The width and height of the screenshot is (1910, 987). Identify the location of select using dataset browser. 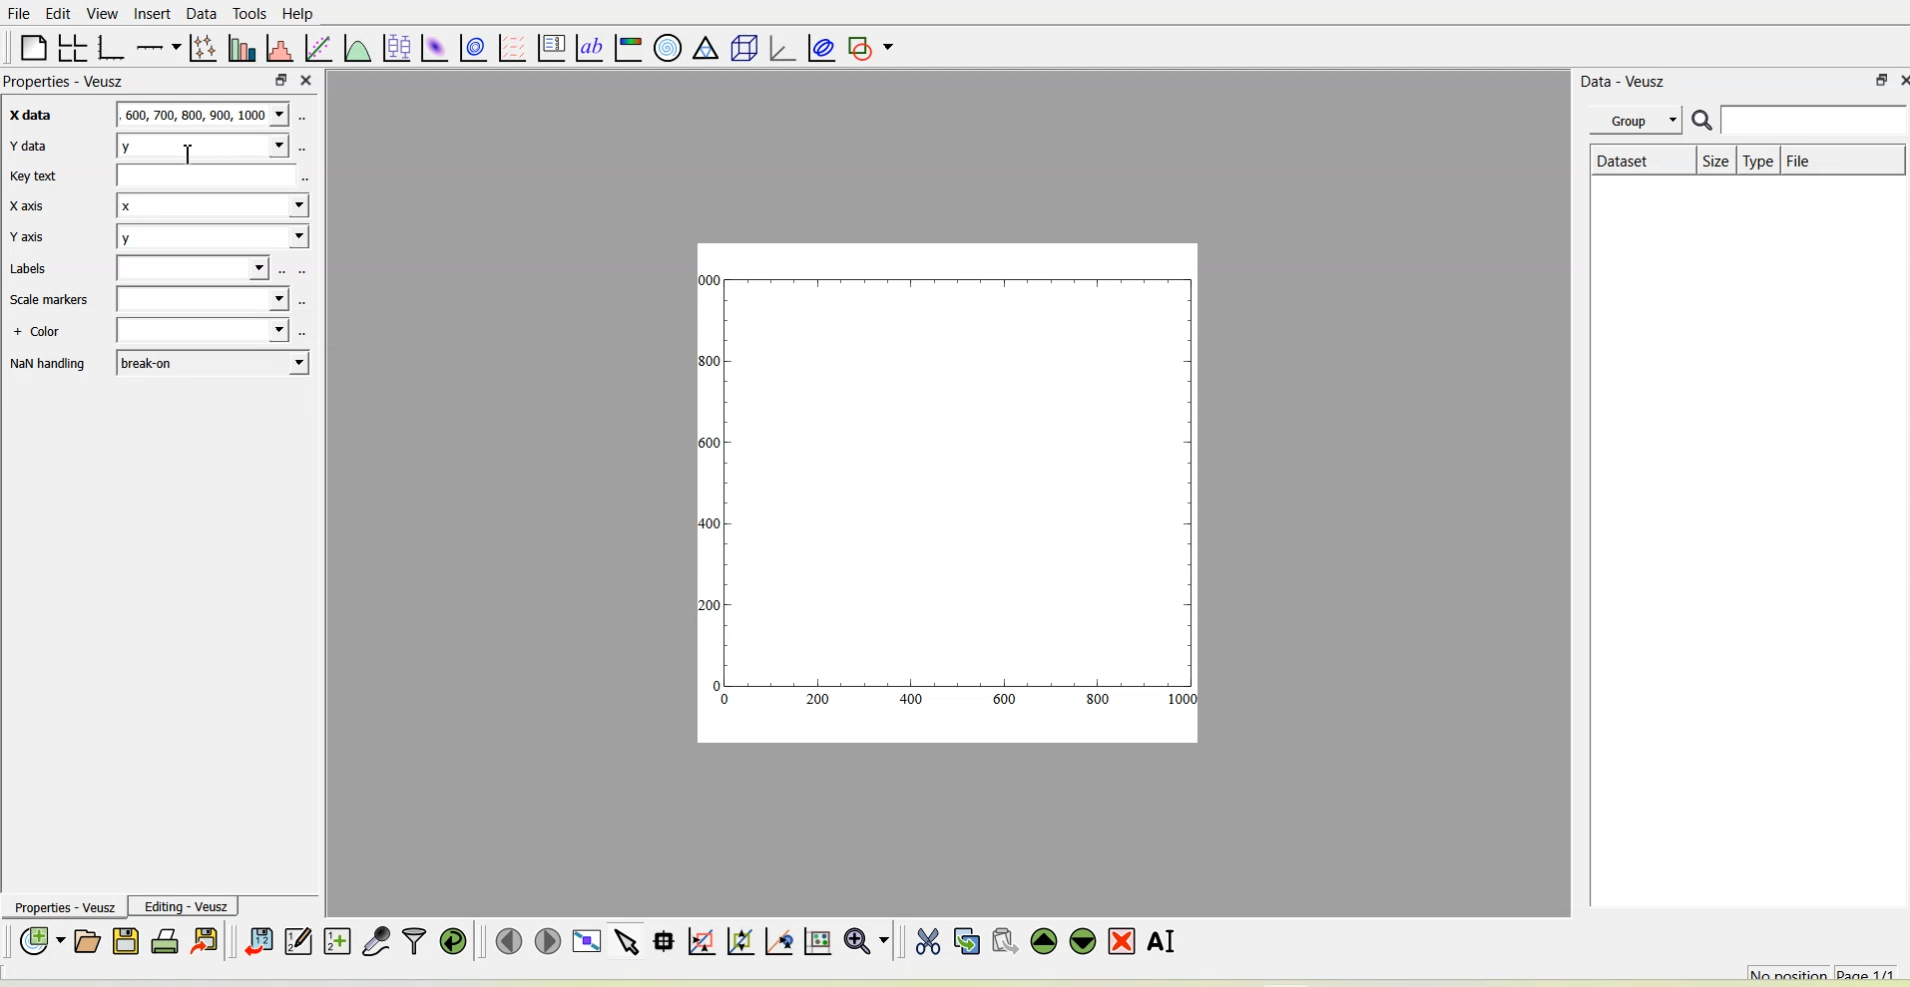
(304, 270).